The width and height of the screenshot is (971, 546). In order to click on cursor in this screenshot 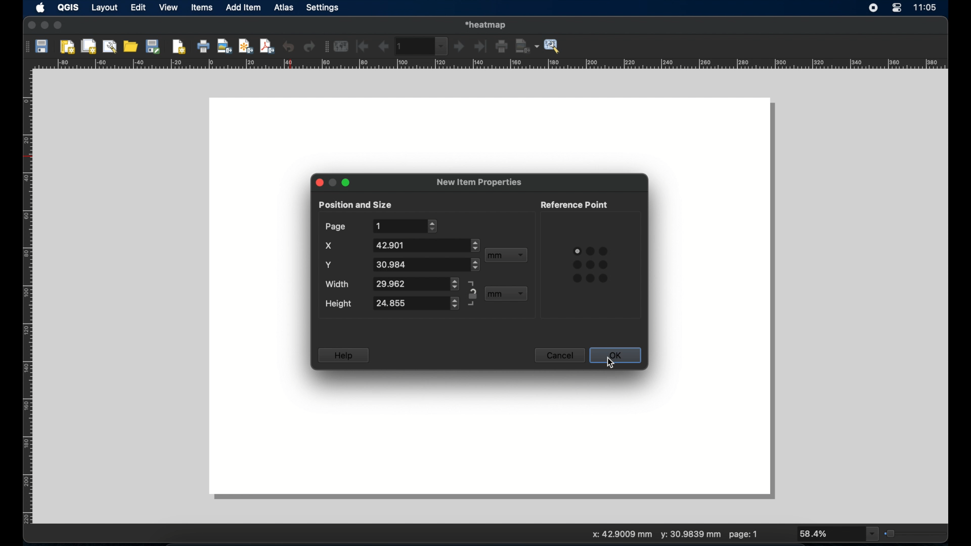, I will do `click(612, 366)`.